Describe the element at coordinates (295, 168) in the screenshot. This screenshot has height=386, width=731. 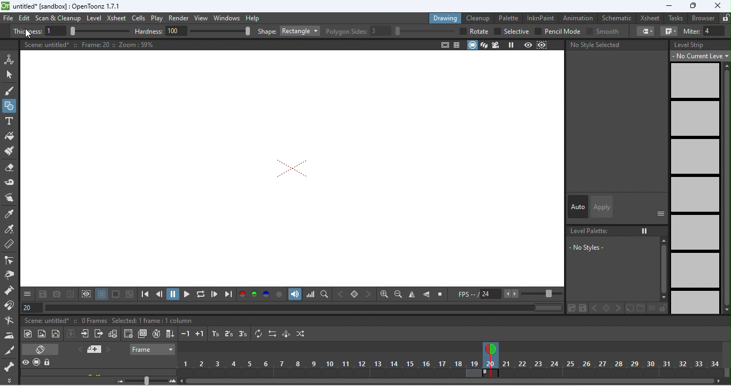
I see `rectangle shape removed after undo action` at that location.